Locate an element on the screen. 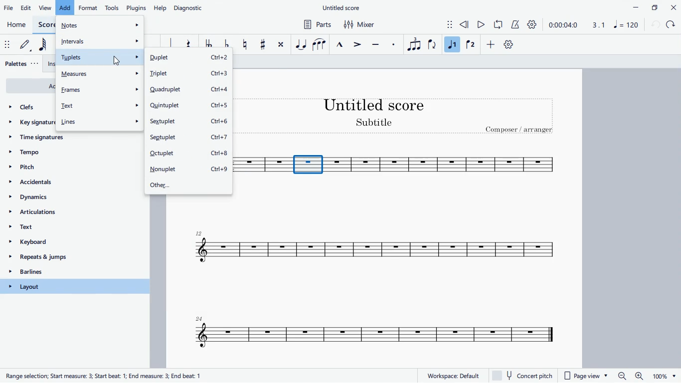  voice 1 is located at coordinates (452, 44).